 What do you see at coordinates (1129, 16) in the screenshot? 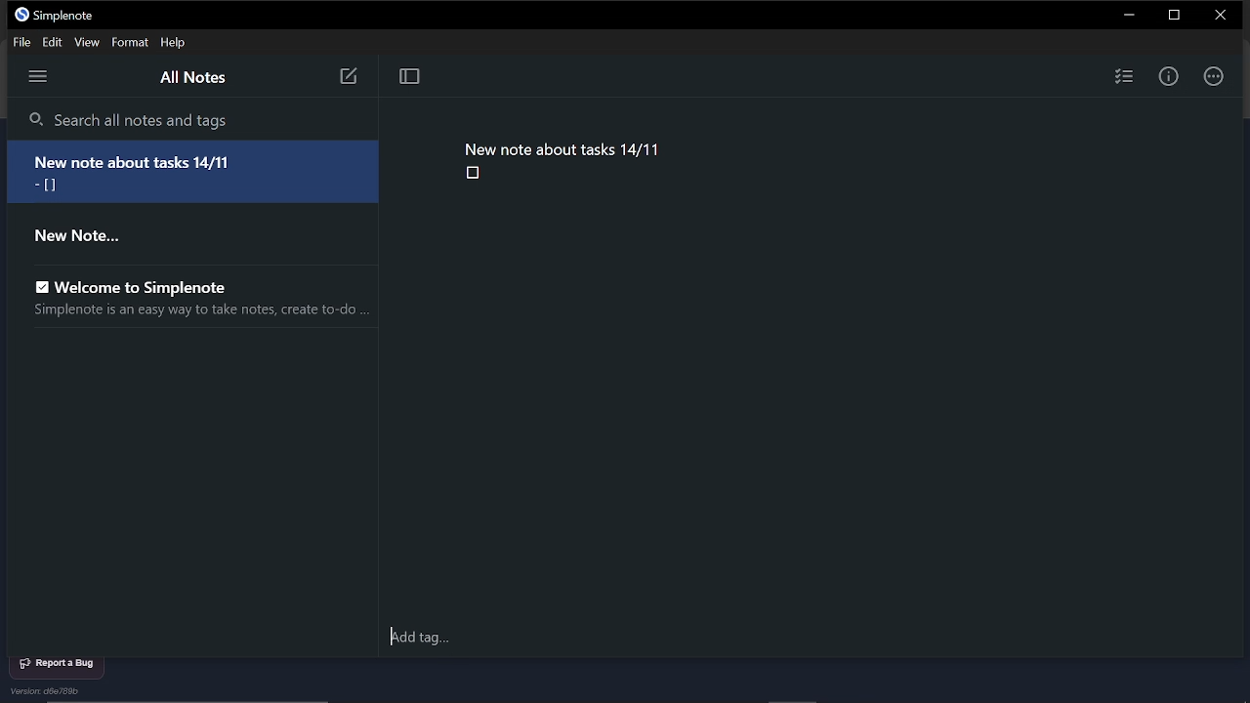
I see `Minimize` at bounding box center [1129, 16].